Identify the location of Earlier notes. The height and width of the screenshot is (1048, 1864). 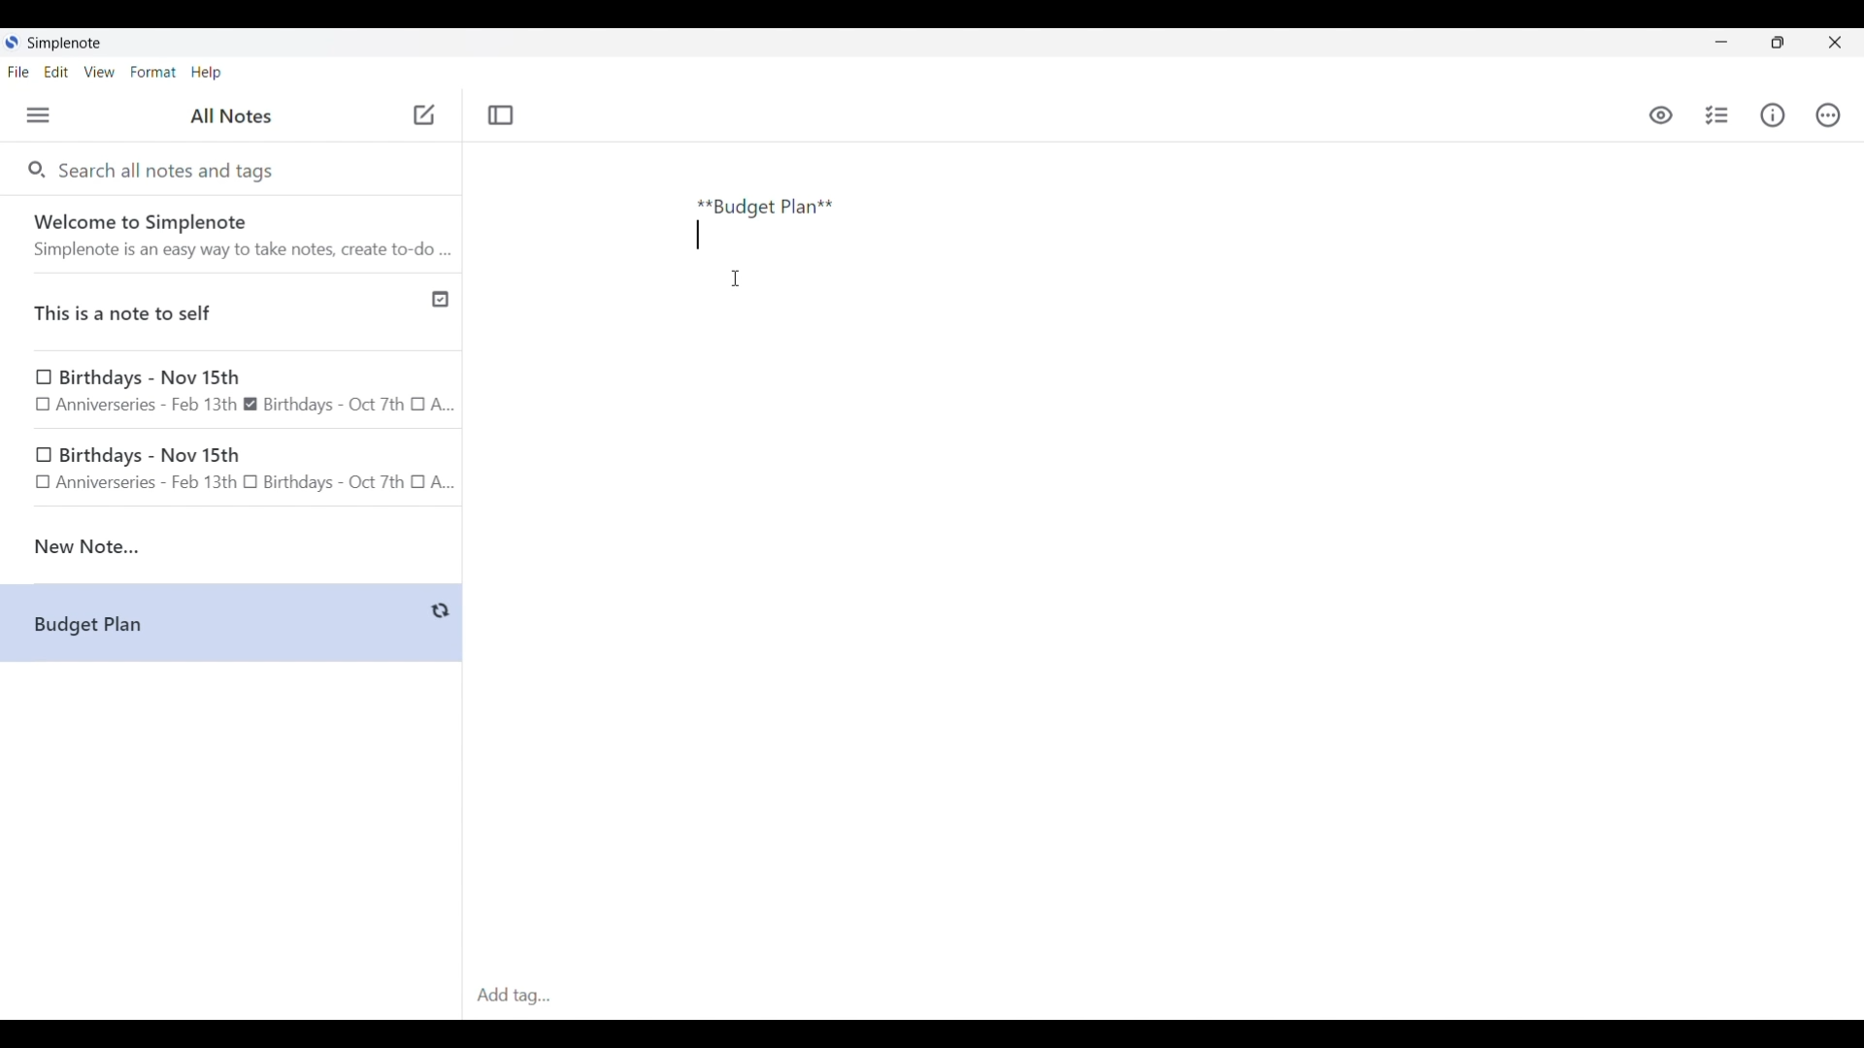
(232, 390).